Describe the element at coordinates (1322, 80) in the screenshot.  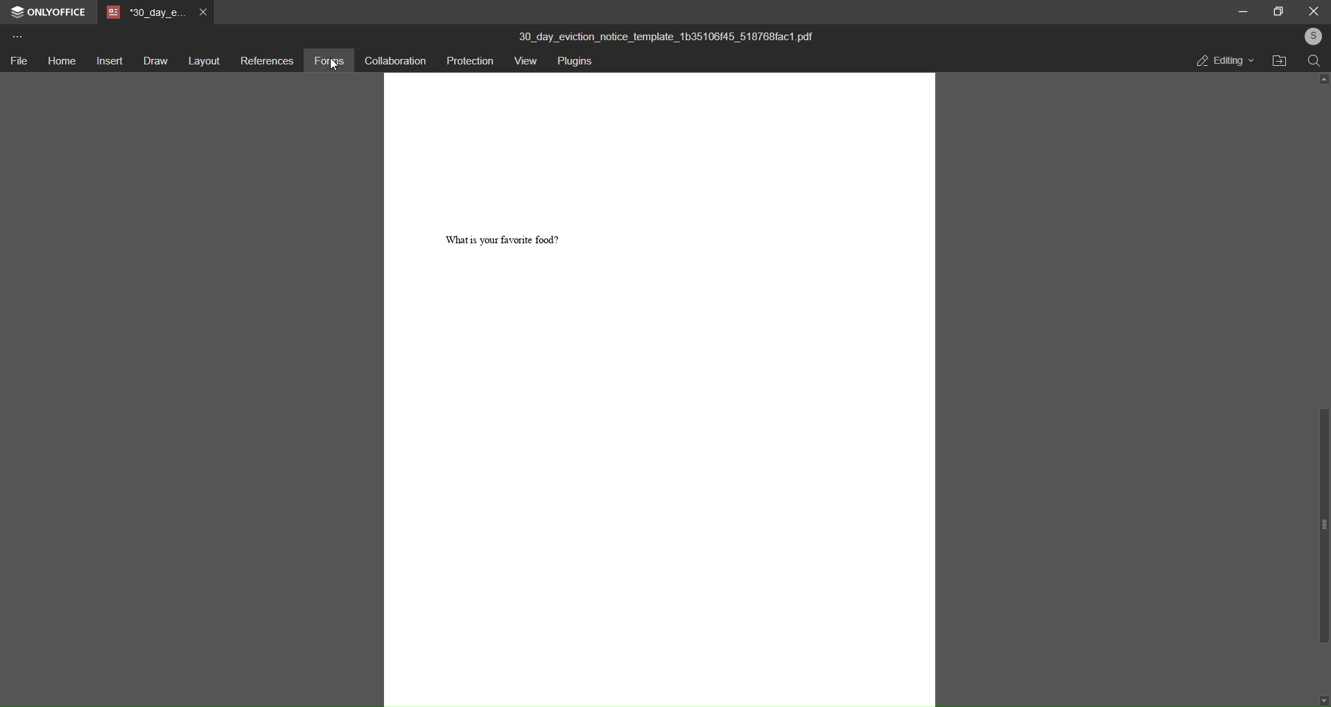
I see `up` at that location.